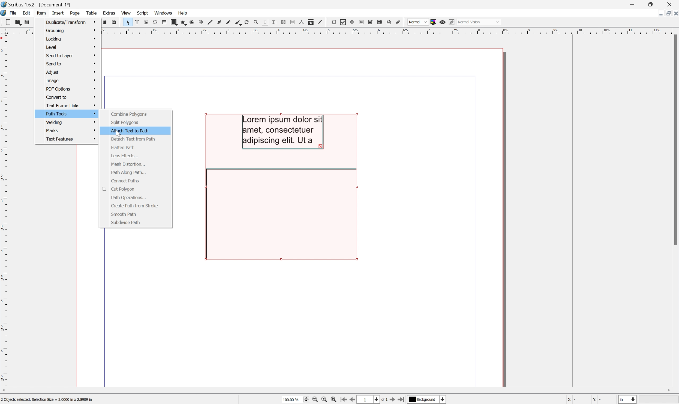  What do you see at coordinates (130, 131) in the screenshot?
I see `Attach to path` at bounding box center [130, 131].